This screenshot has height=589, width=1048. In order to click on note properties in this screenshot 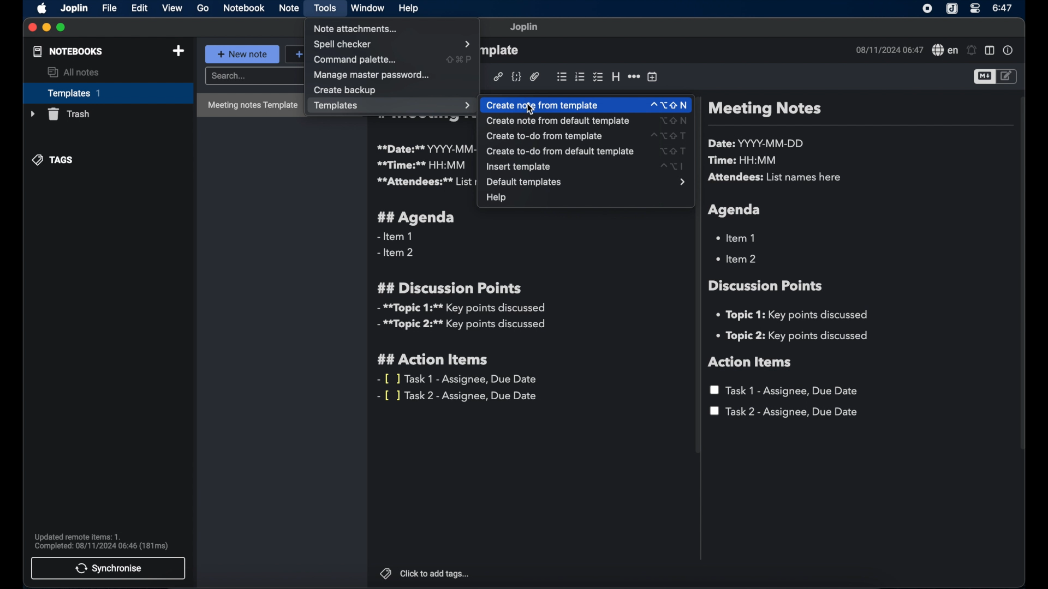, I will do `click(1009, 51)`.